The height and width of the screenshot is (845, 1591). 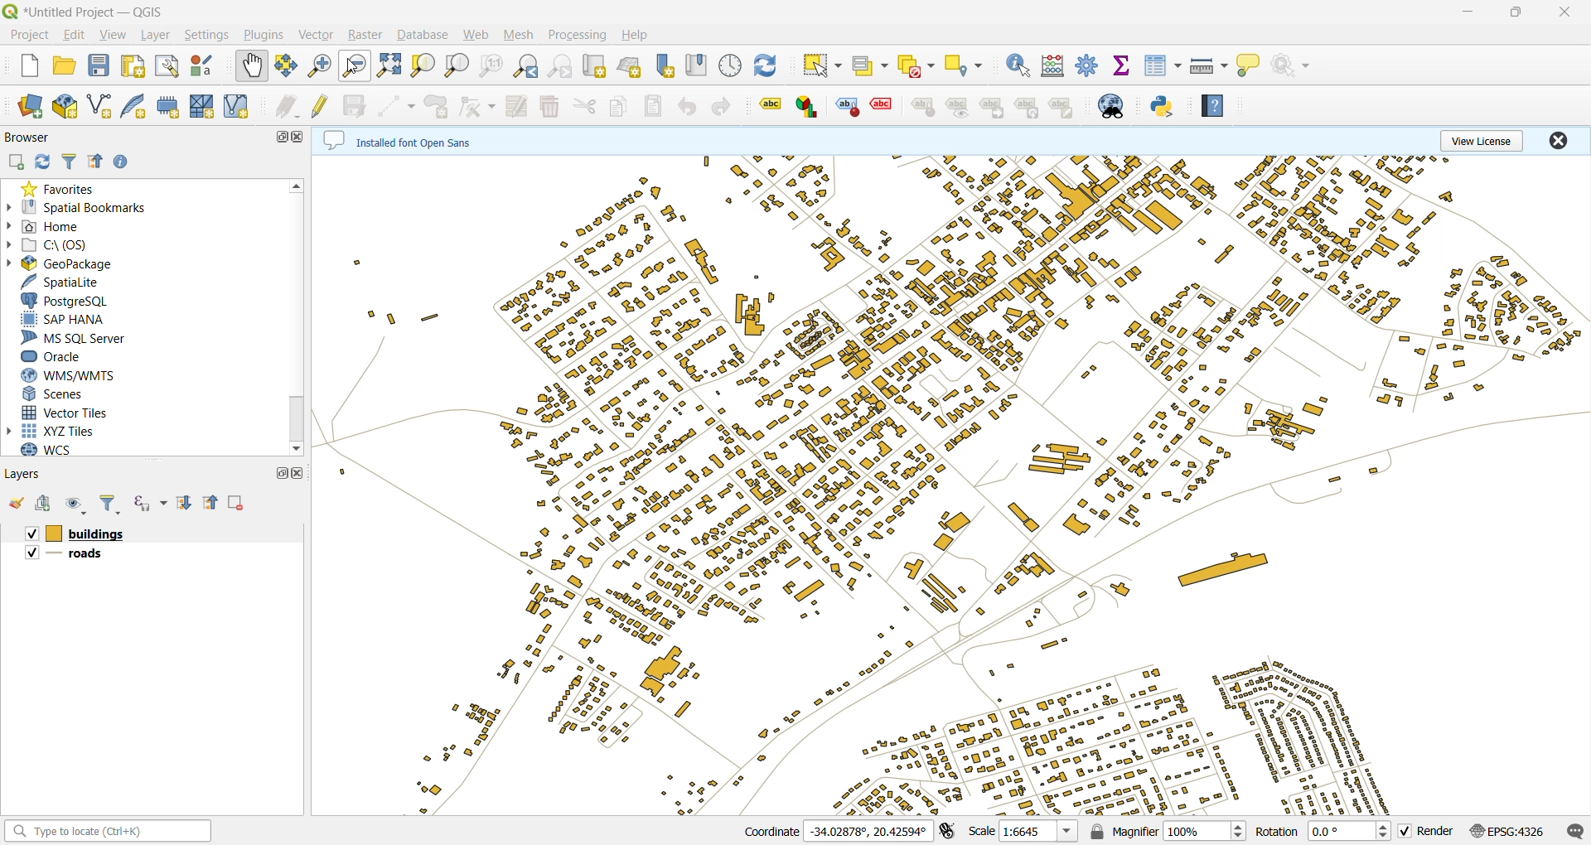 What do you see at coordinates (56, 246) in the screenshot?
I see `c\:os` at bounding box center [56, 246].